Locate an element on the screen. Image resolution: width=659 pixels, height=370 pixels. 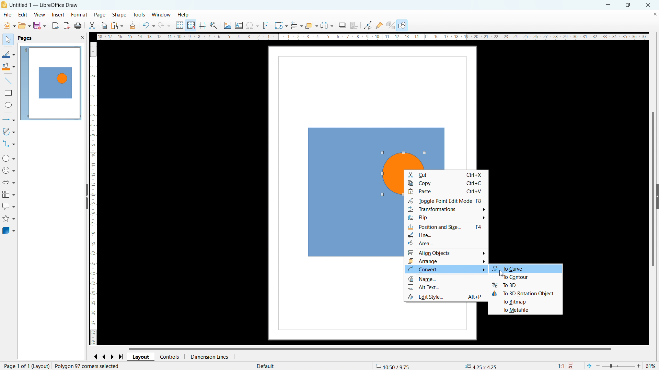
select tool is located at coordinates (8, 39).